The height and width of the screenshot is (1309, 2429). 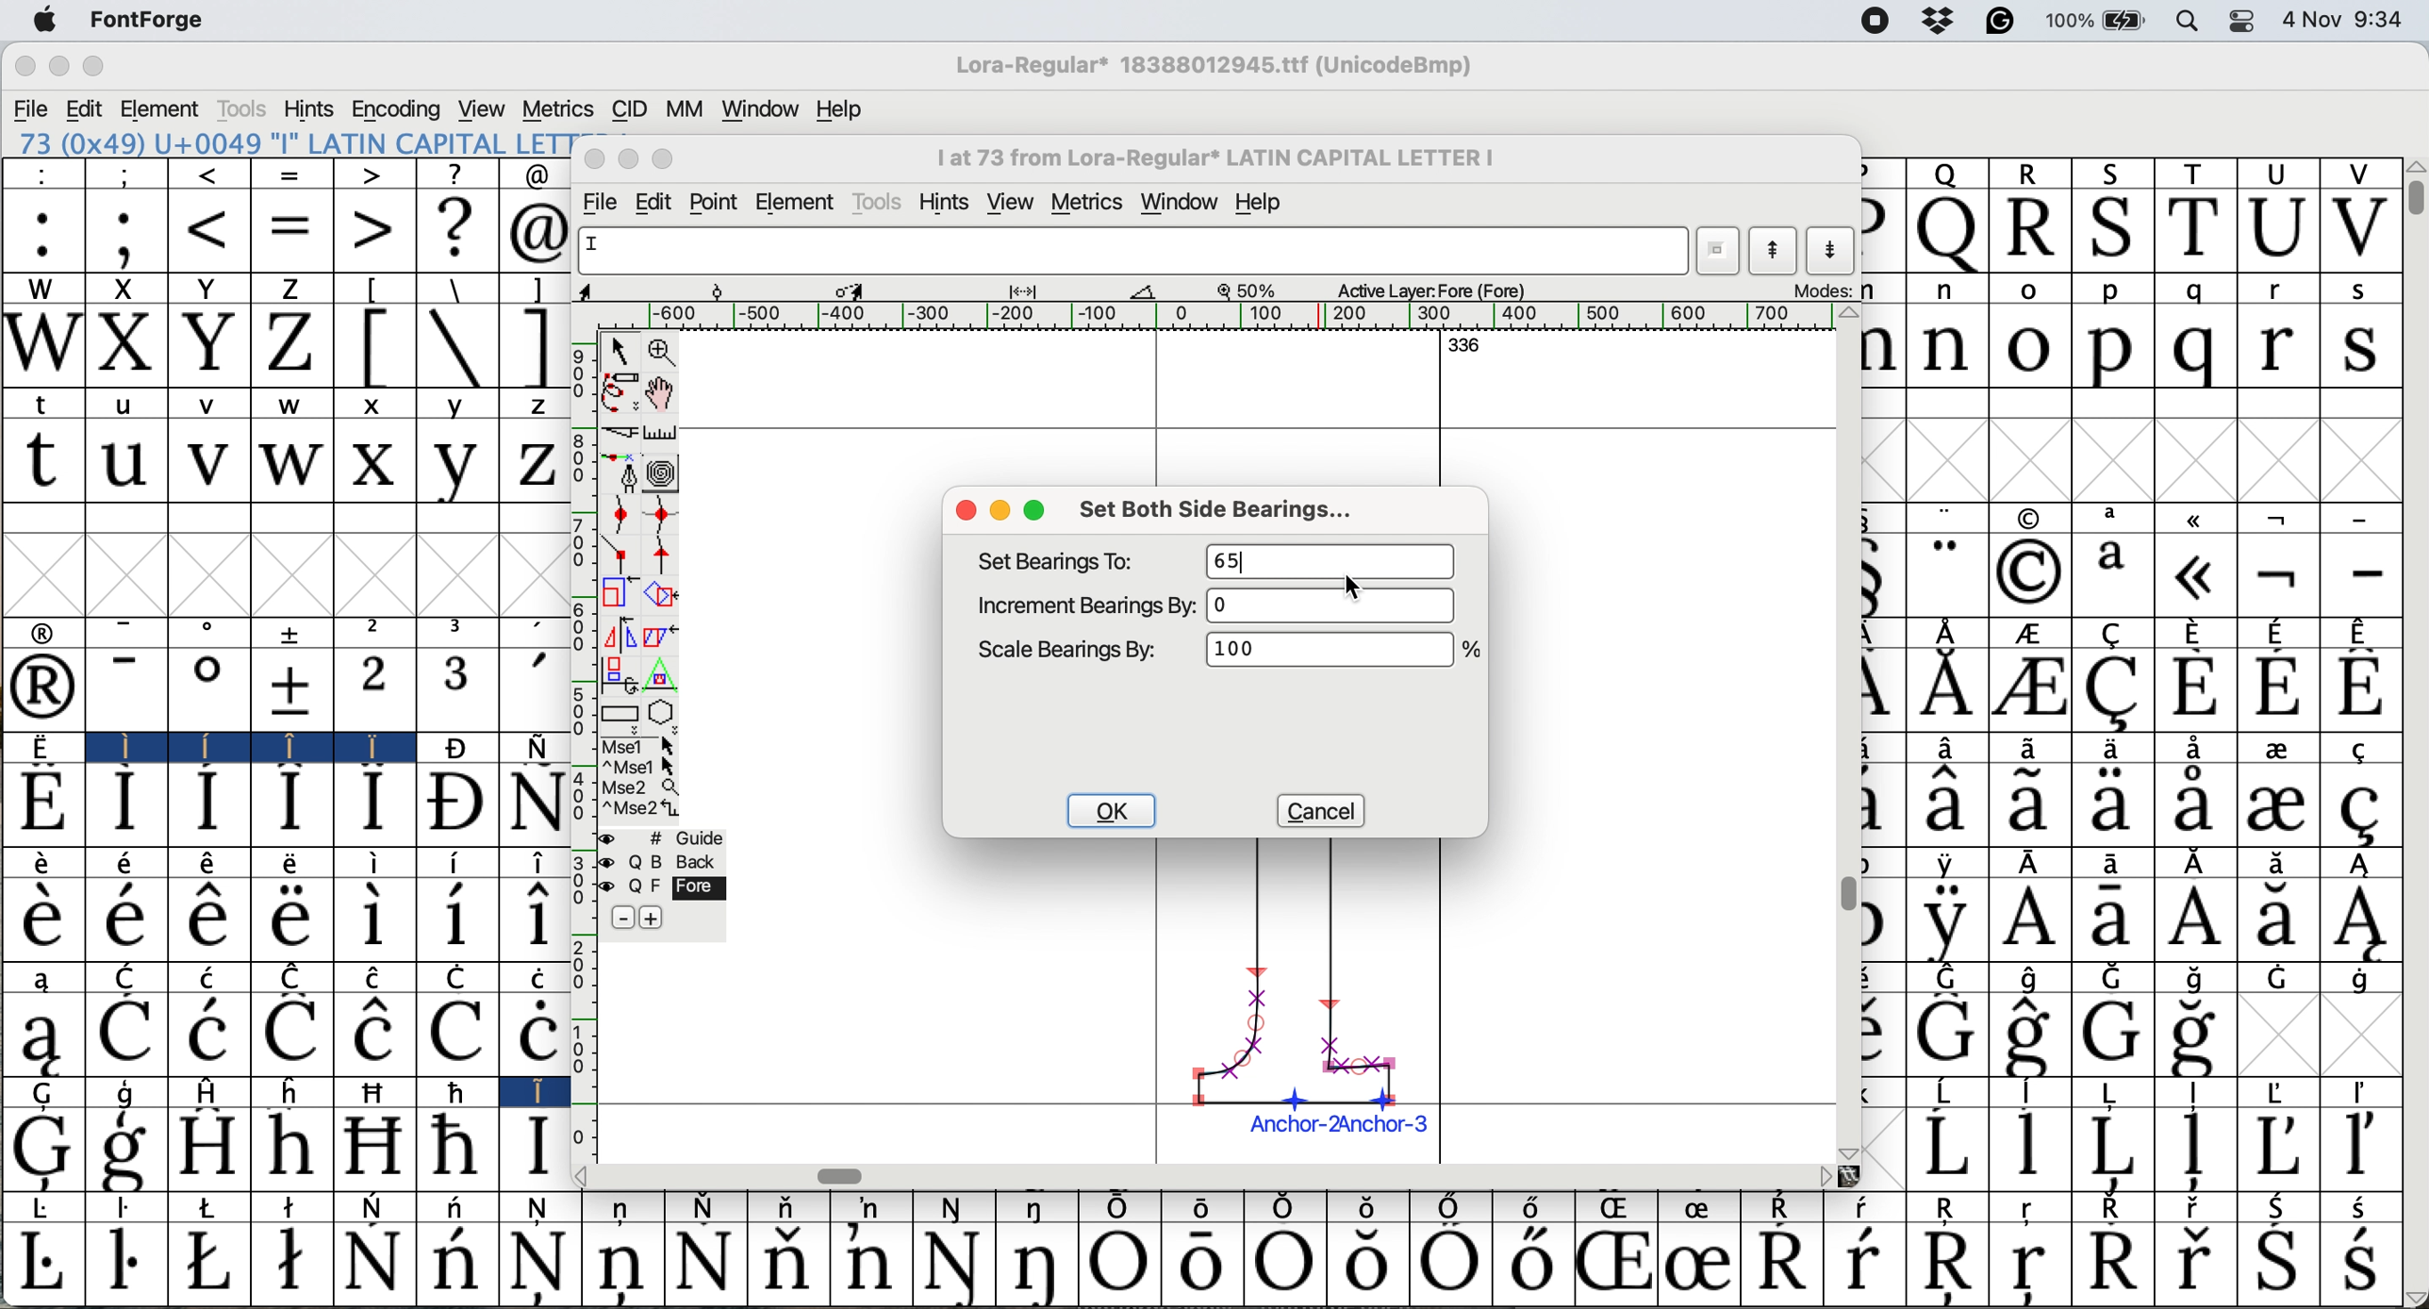 What do you see at coordinates (535, 803) in the screenshot?
I see `Symbol` at bounding box center [535, 803].